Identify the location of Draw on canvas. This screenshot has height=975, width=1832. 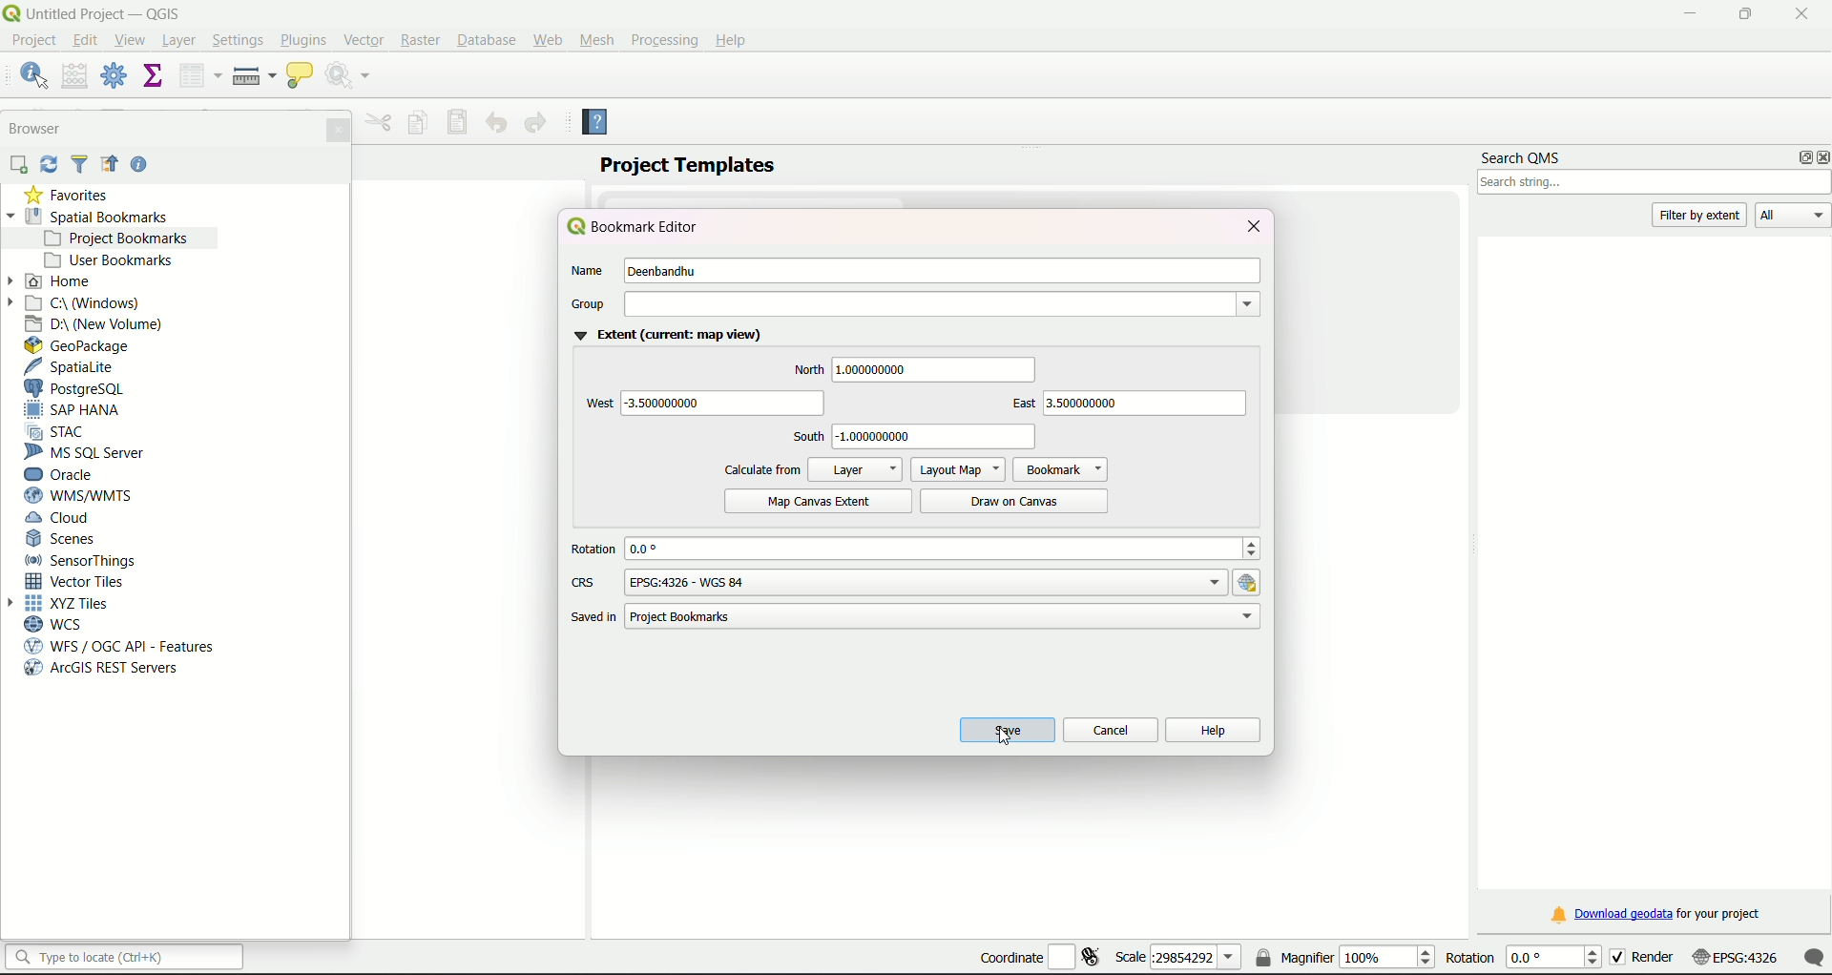
(1000, 502).